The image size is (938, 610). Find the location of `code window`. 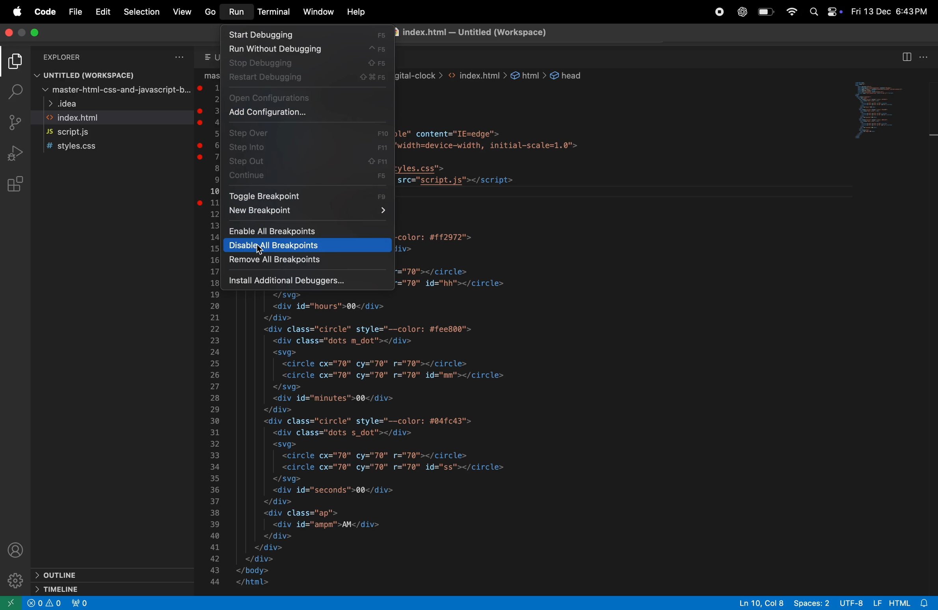

code window is located at coordinates (892, 108).